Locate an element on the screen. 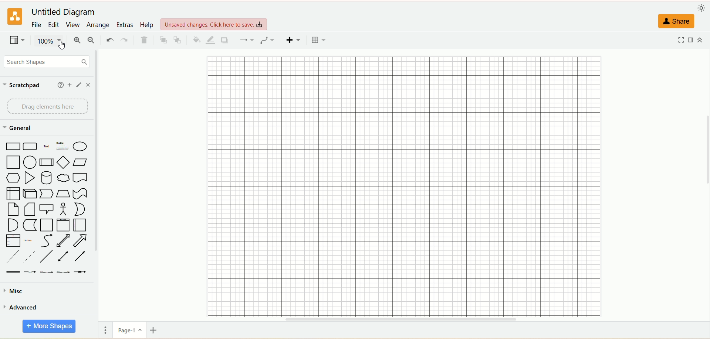 This screenshot has width=710, height=339. process is located at coordinates (46, 162).